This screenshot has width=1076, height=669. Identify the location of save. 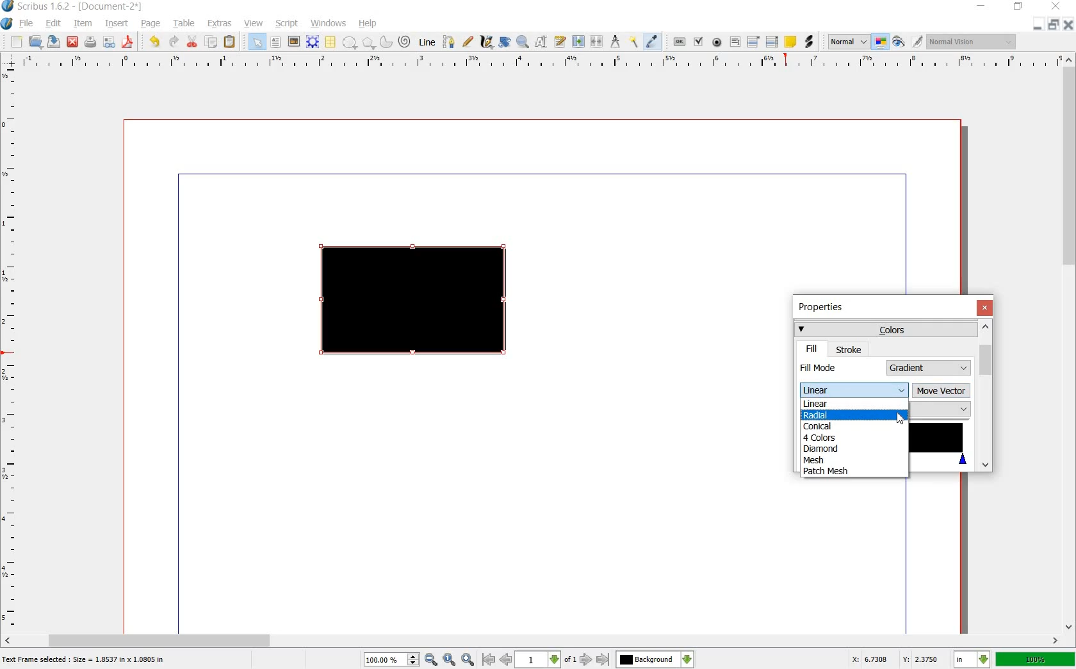
(55, 42).